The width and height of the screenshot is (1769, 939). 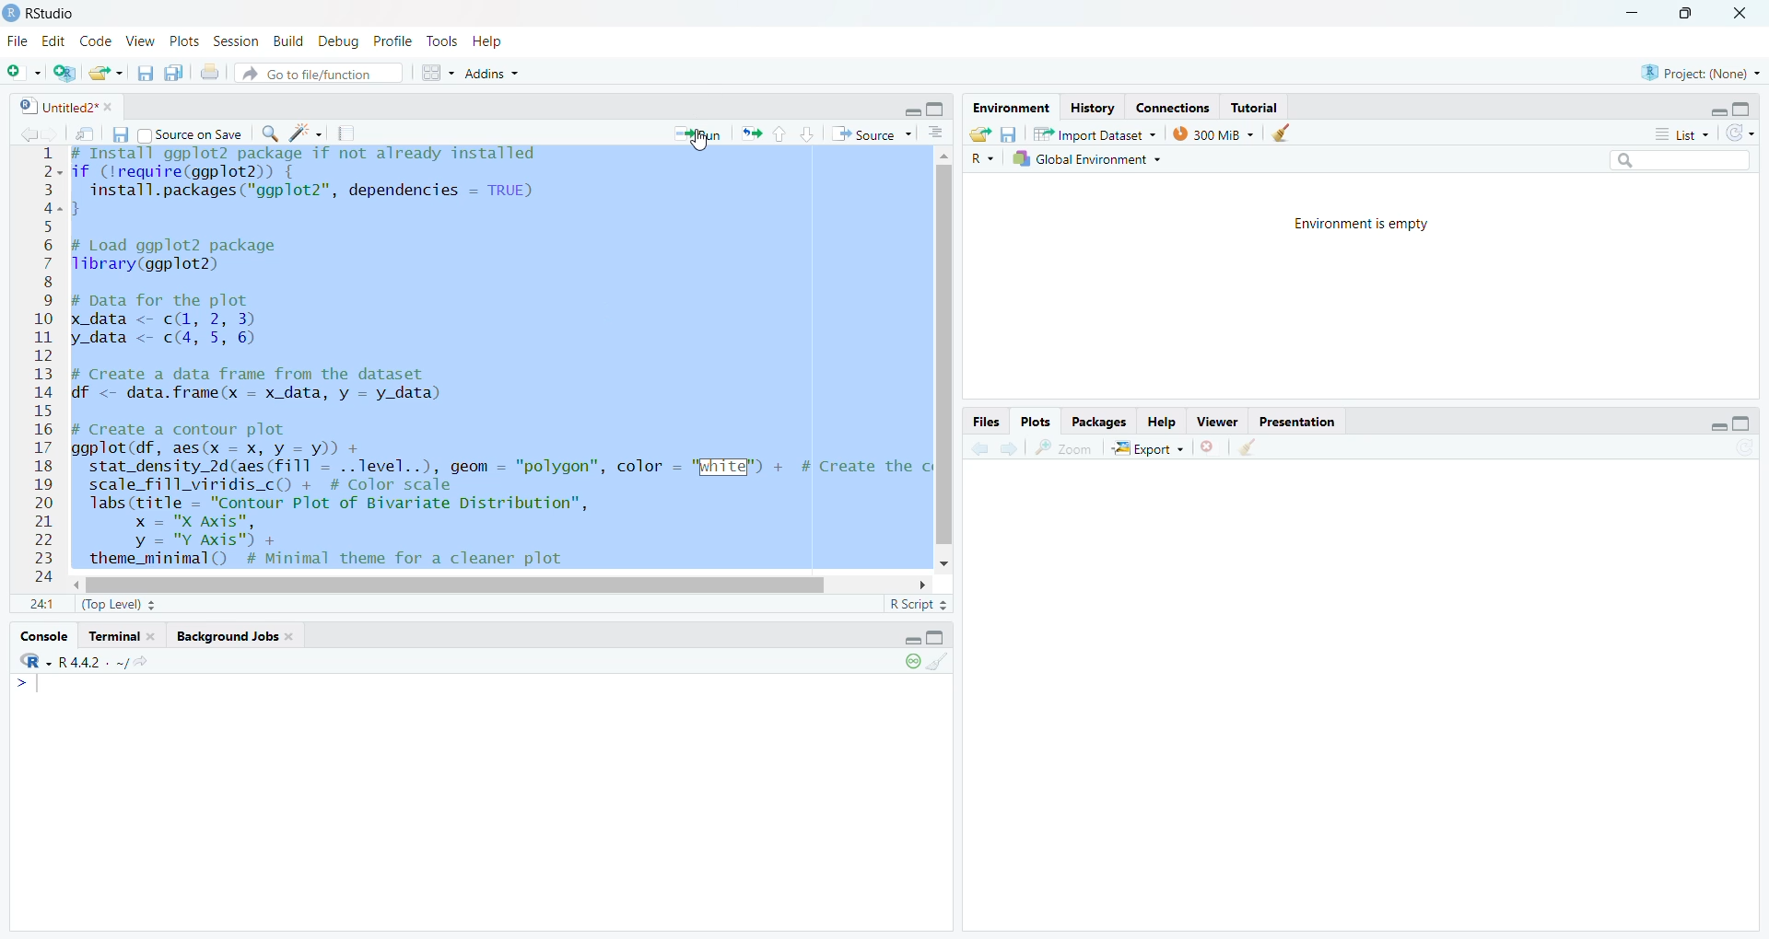 I want to click on 300 MB , so click(x=1215, y=133).